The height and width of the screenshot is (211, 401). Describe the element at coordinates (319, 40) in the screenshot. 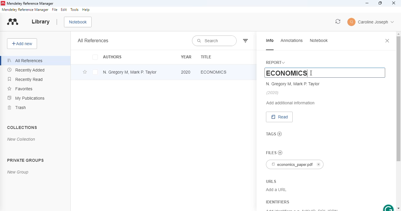

I see `notebook` at that location.